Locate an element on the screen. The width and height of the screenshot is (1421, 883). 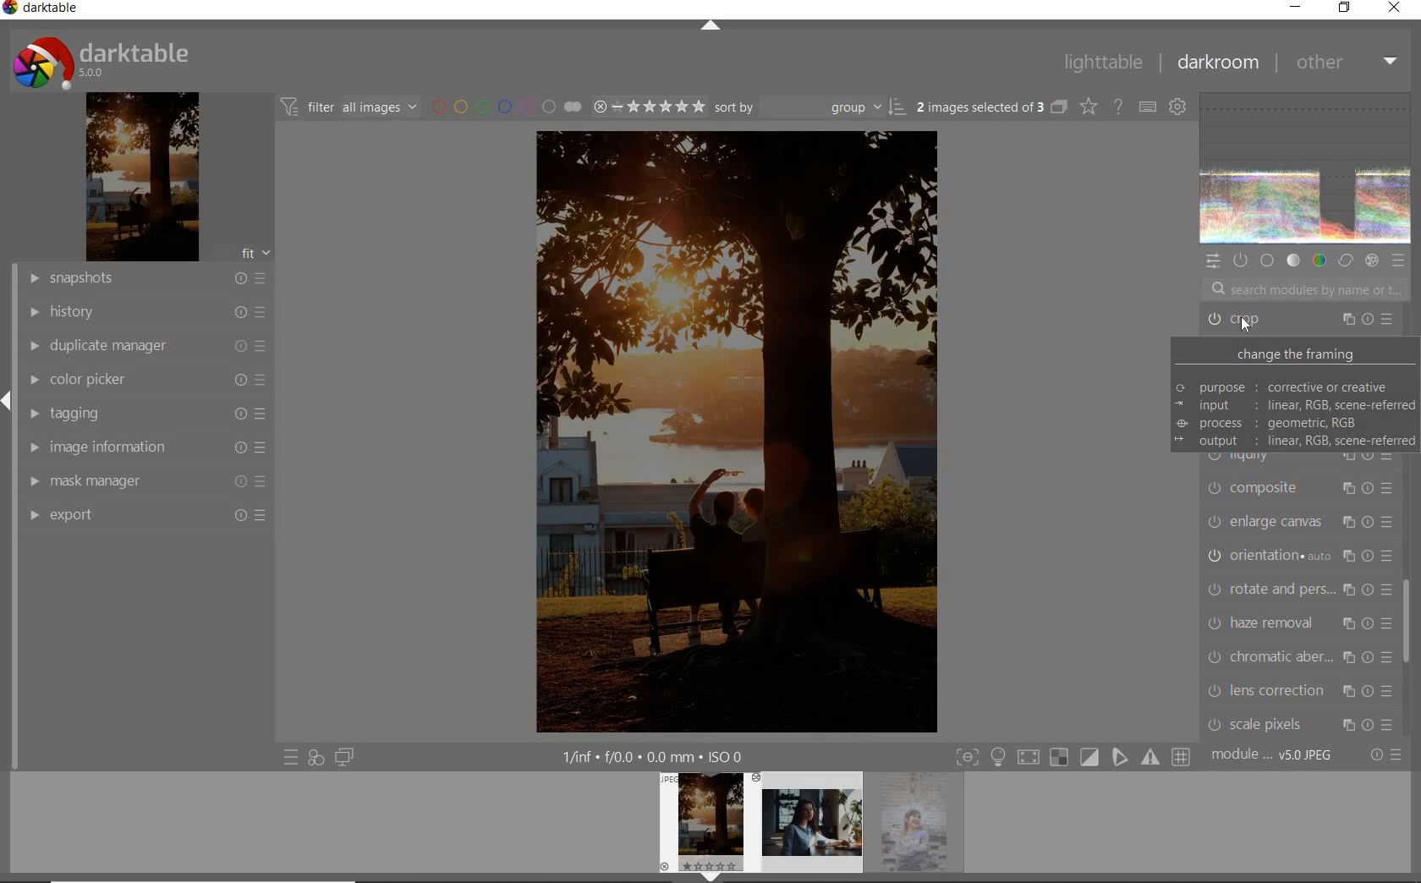
filter images is located at coordinates (349, 107).